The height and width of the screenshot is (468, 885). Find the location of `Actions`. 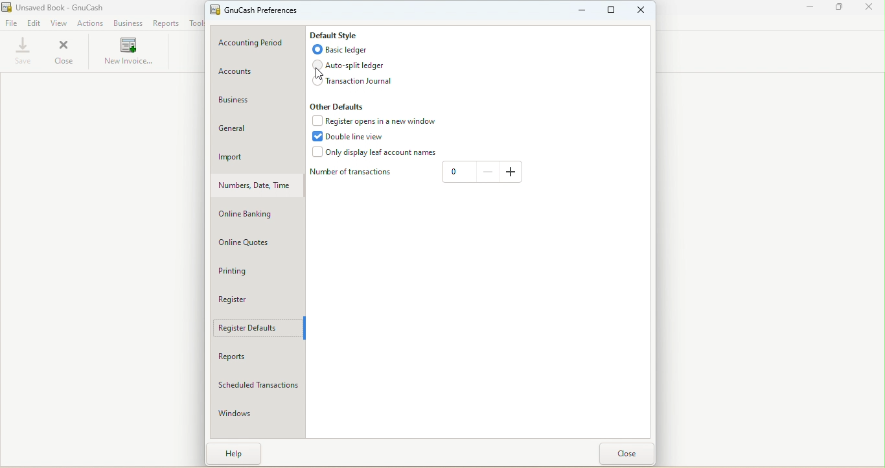

Actions is located at coordinates (91, 24).